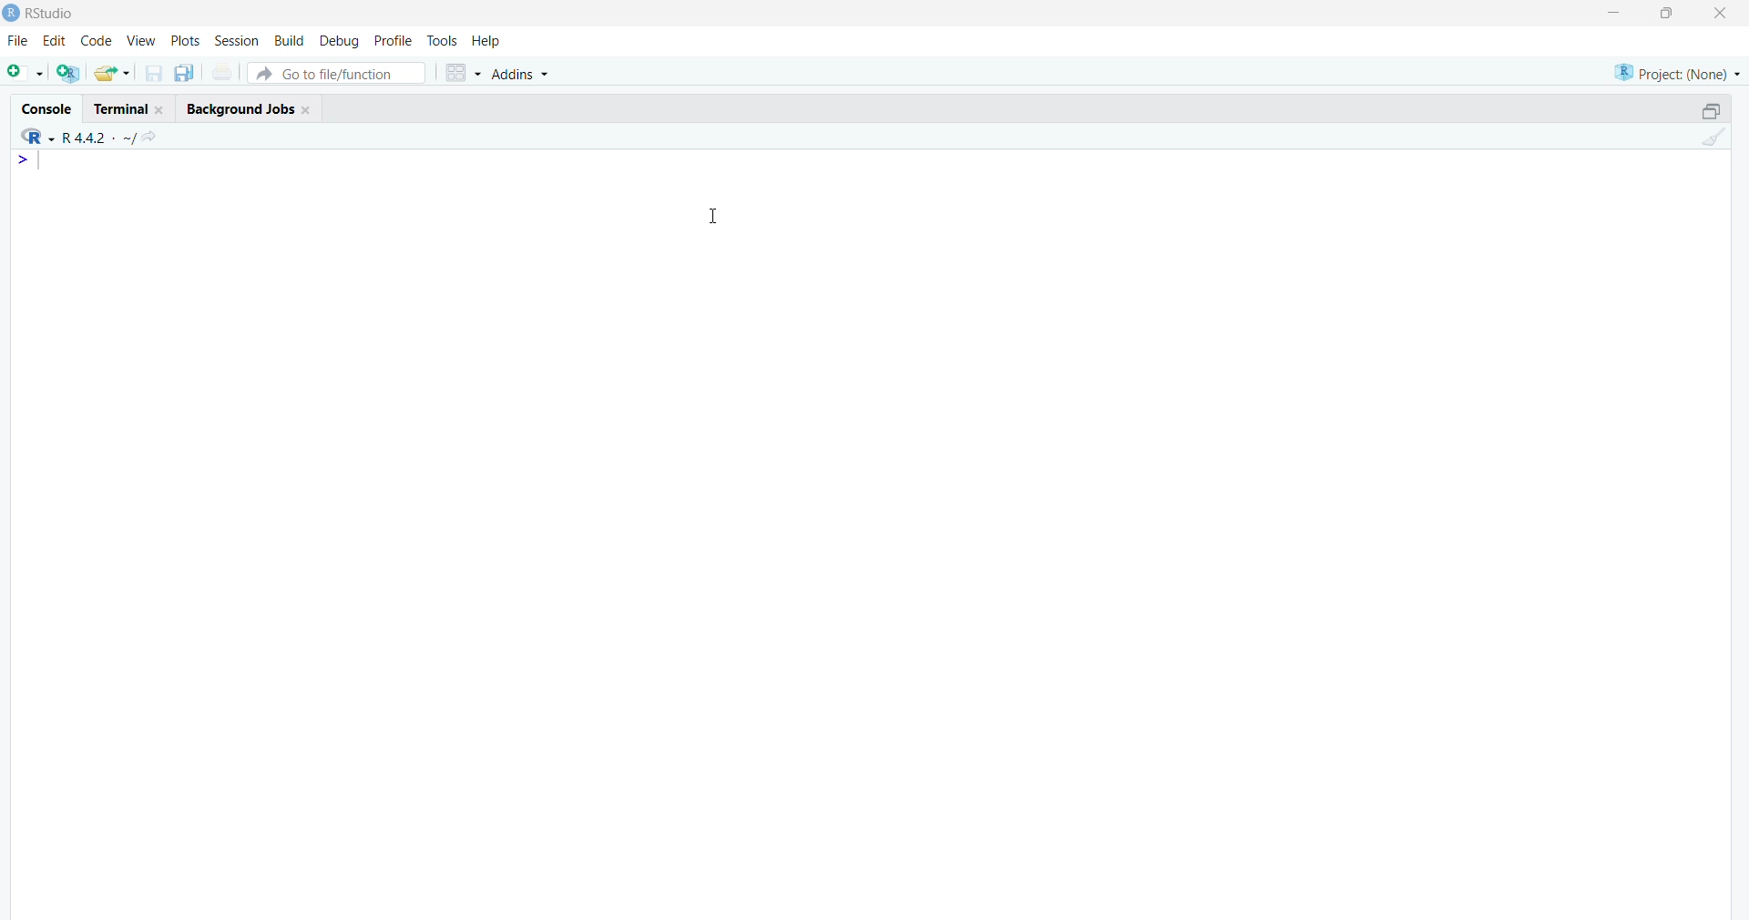 This screenshot has height=920, width=1749. What do you see at coordinates (56, 40) in the screenshot?
I see `edit` at bounding box center [56, 40].